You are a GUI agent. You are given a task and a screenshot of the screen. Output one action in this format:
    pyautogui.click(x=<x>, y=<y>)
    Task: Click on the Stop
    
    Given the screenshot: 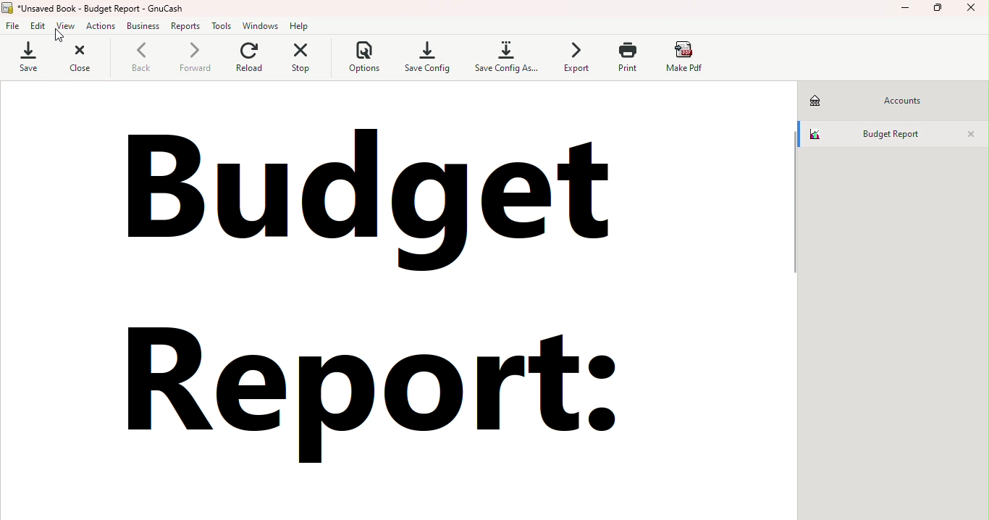 What is the action you would take?
    pyautogui.click(x=300, y=59)
    